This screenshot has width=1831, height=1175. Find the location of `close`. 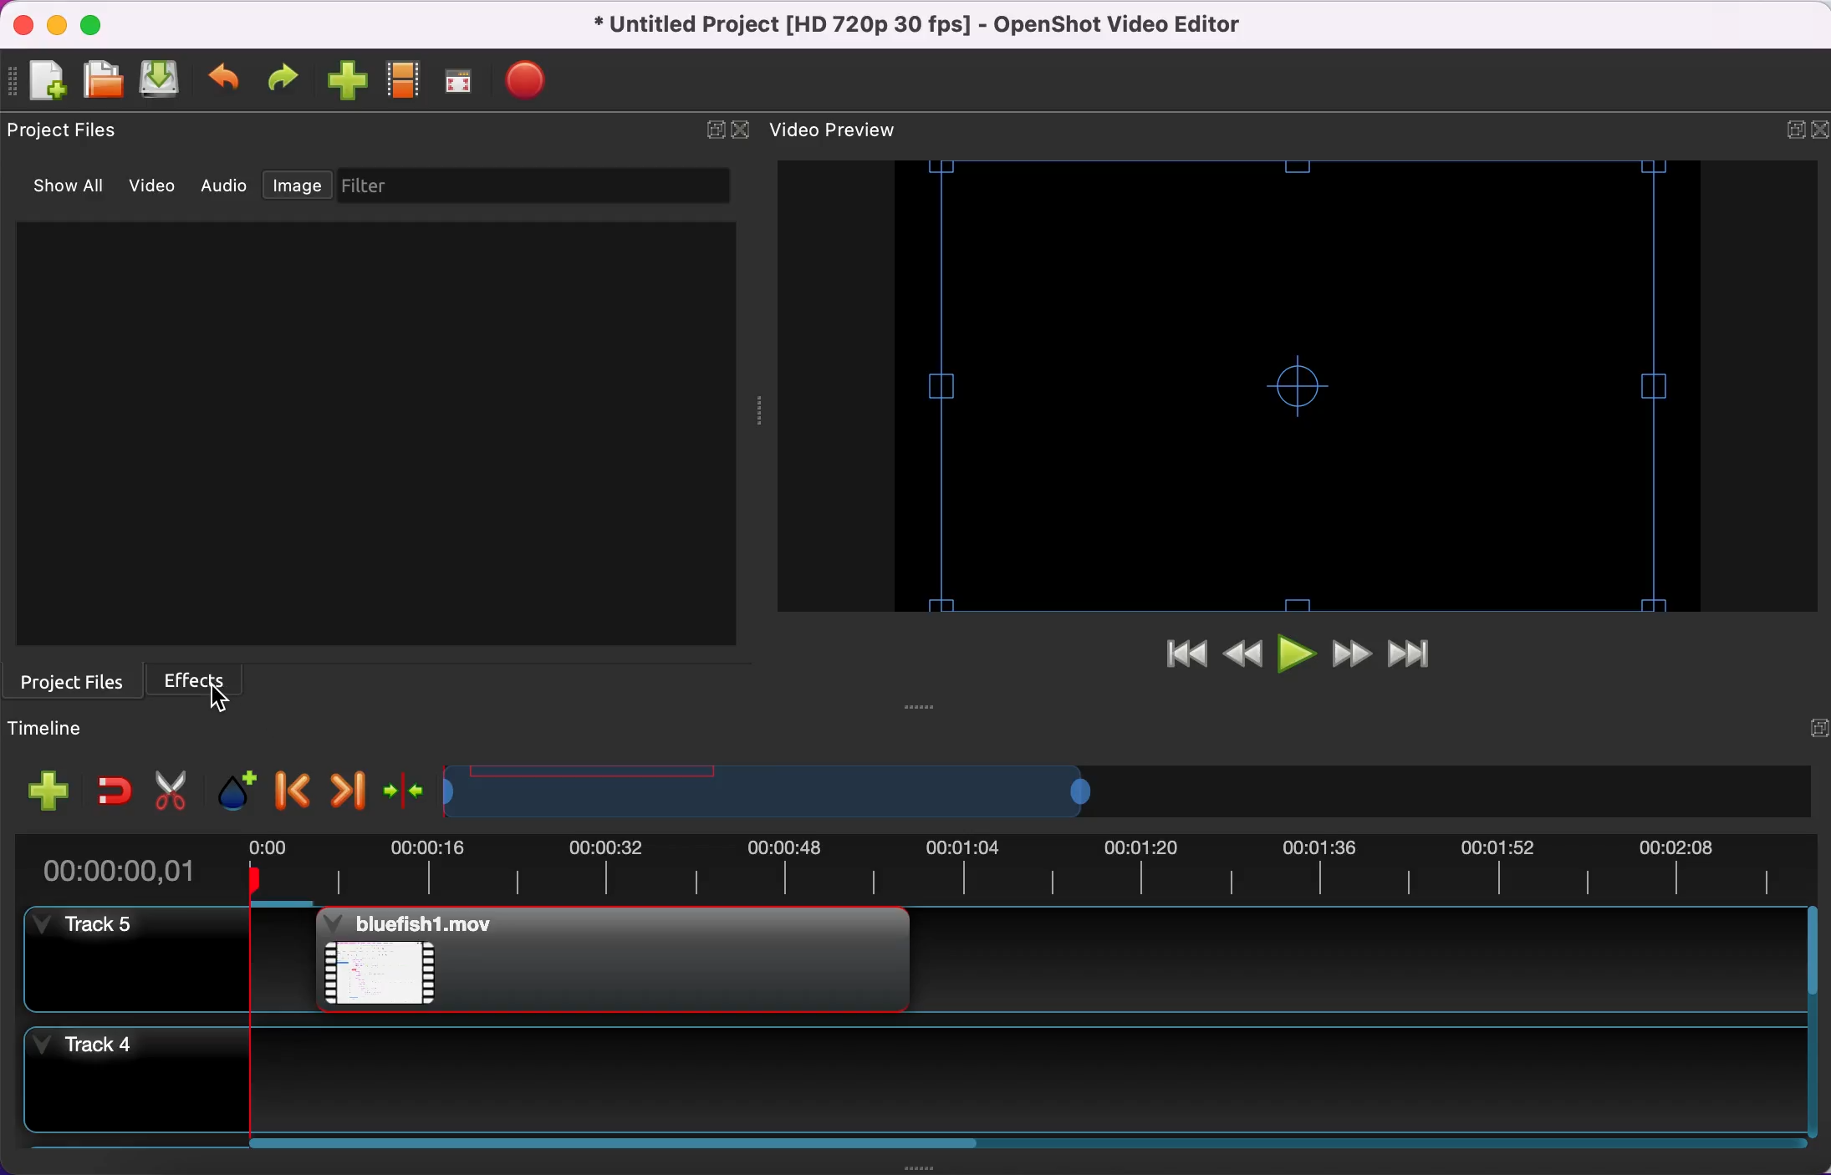

close is located at coordinates (1819, 135).